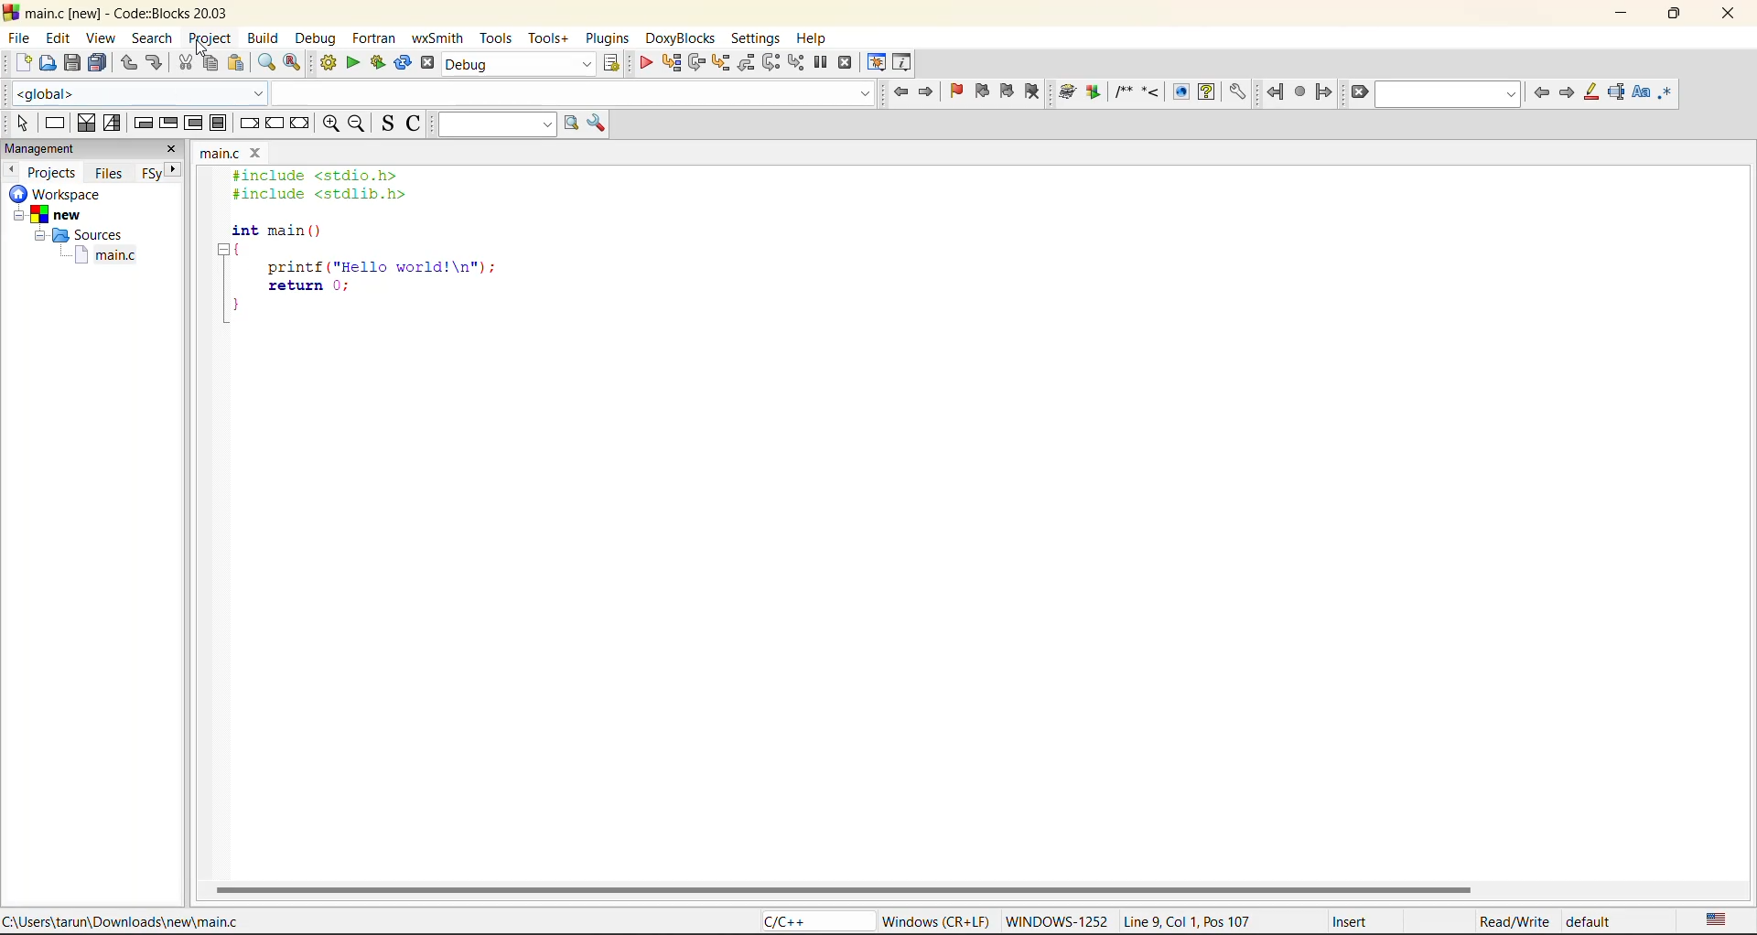  Describe the element at coordinates (132, 12) in the screenshot. I see `main.c [new] - Code::Blocks 20.03` at that location.